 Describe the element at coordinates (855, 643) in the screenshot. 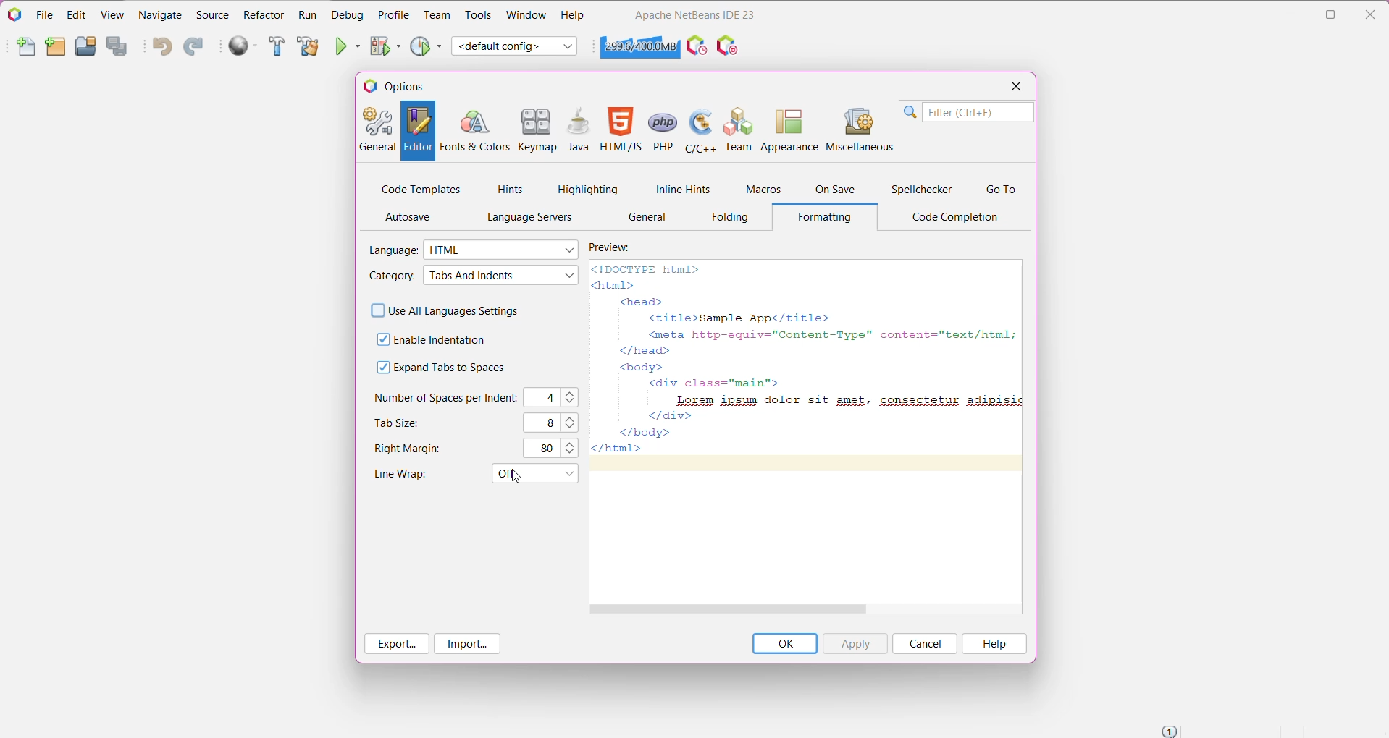

I see `Apply` at that location.